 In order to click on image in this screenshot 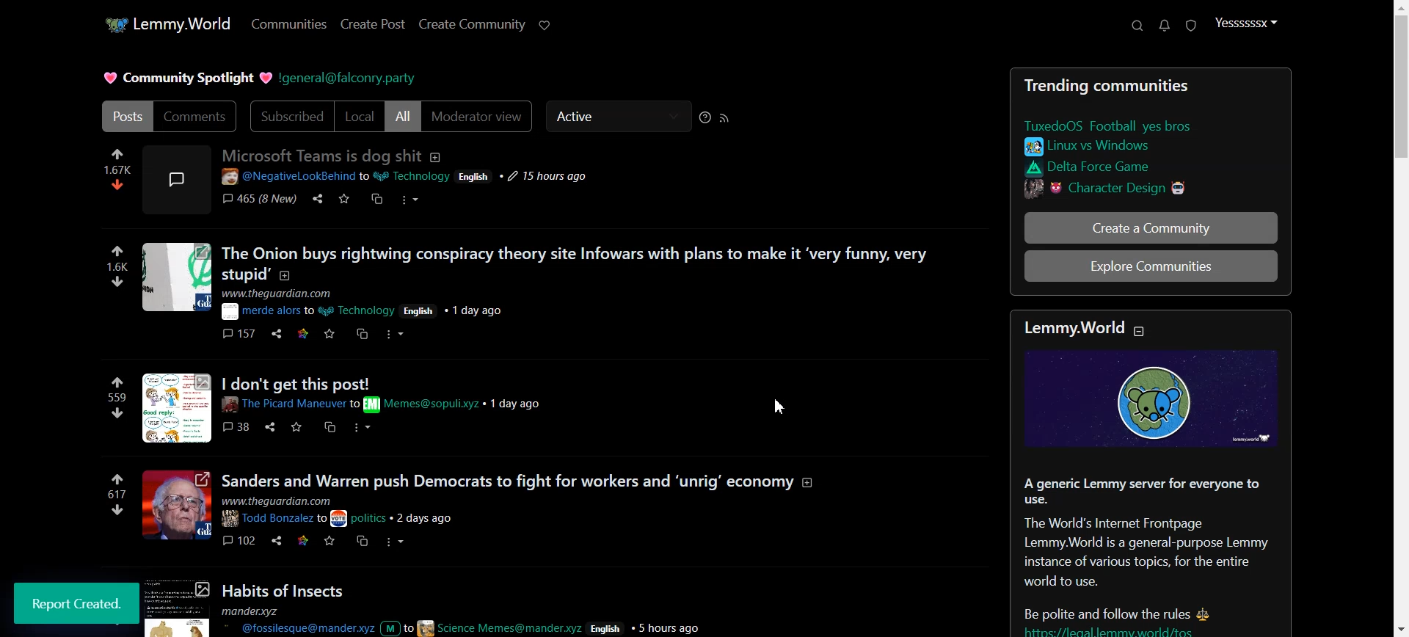, I will do `click(175, 178)`.